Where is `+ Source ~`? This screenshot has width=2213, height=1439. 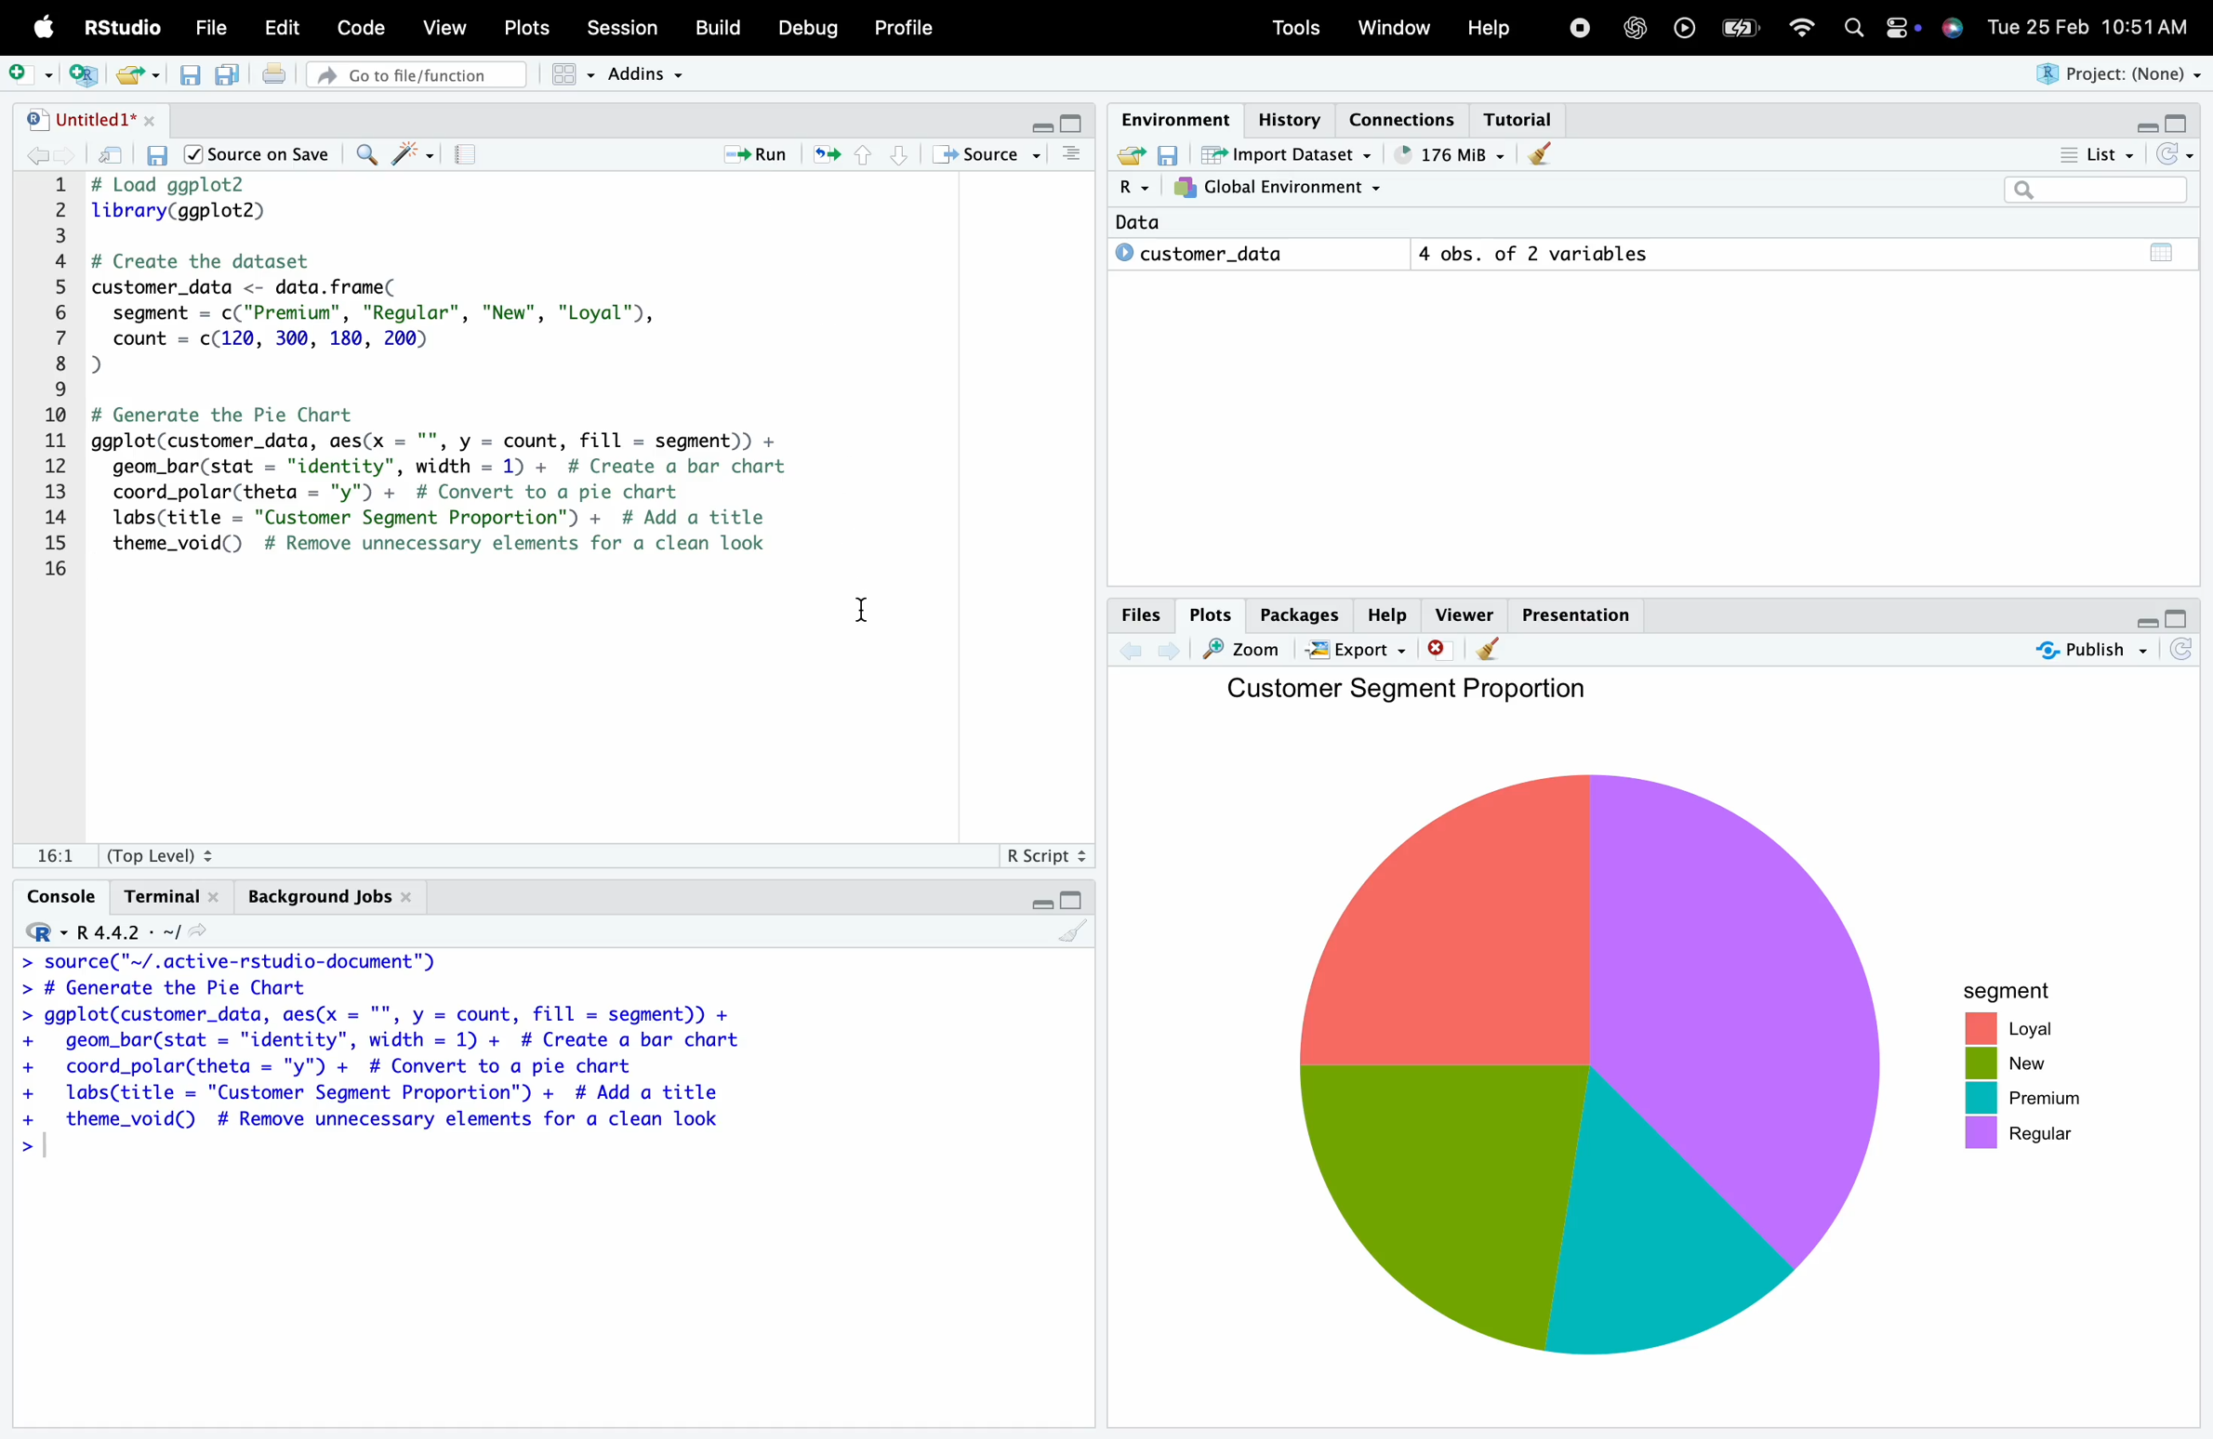 + Source ~ is located at coordinates (989, 155).